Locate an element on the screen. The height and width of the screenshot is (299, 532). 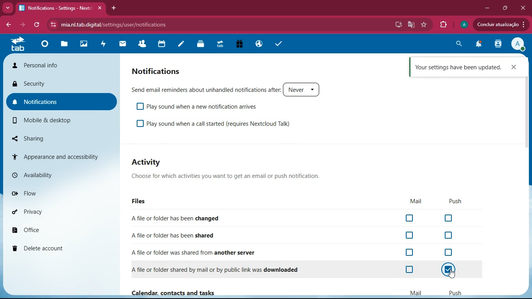
A file or folder has been shared is located at coordinates (174, 235).